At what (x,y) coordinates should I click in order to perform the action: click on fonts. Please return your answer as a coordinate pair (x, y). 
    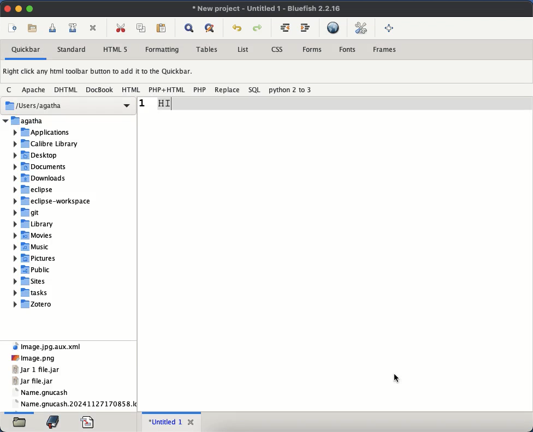
    Looking at the image, I should click on (348, 50).